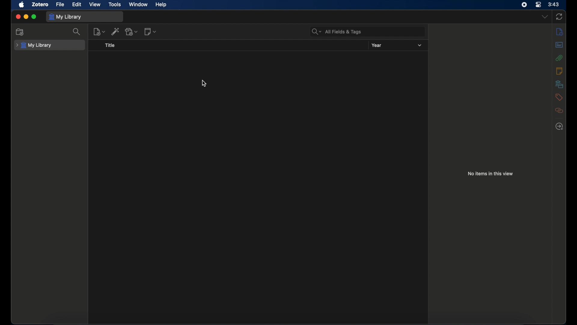  What do you see at coordinates (337, 32) in the screenshot?
I see `search bar` at bounding box center [337, 32].